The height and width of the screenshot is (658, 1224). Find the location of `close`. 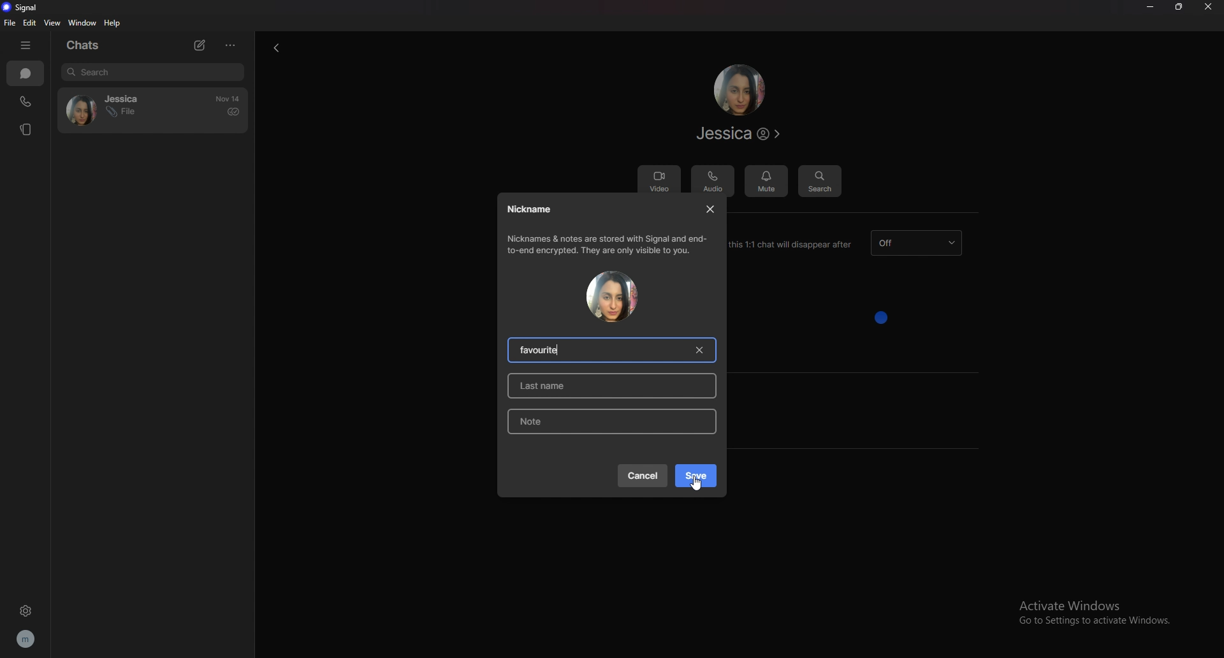

close is located at coordinates (713, 208).